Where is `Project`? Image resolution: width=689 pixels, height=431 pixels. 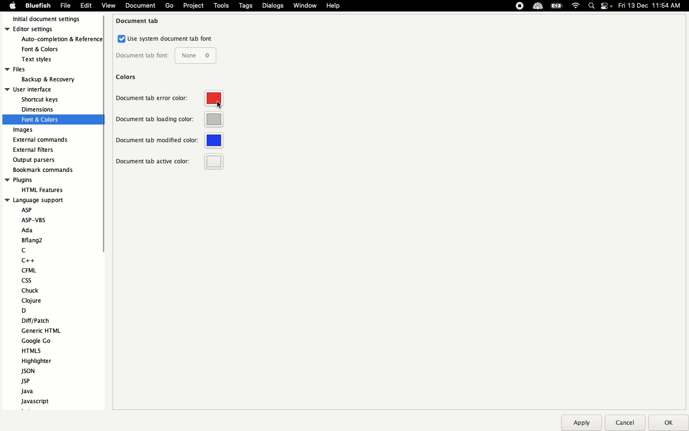 Project is located at coordinates (193, 6).